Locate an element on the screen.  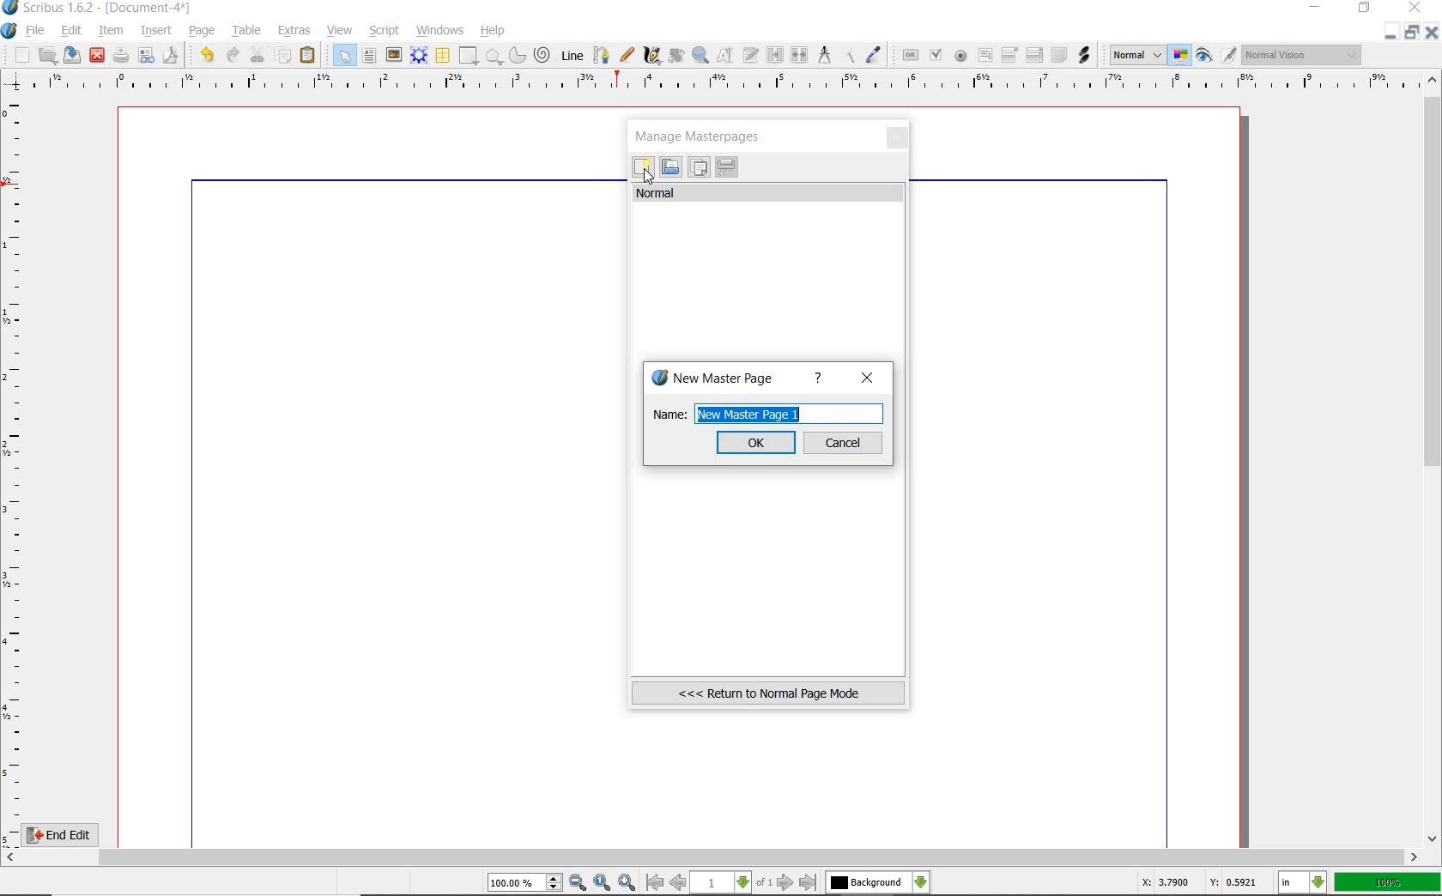
zoom in or zoom out is located at coordinates (700, 55).